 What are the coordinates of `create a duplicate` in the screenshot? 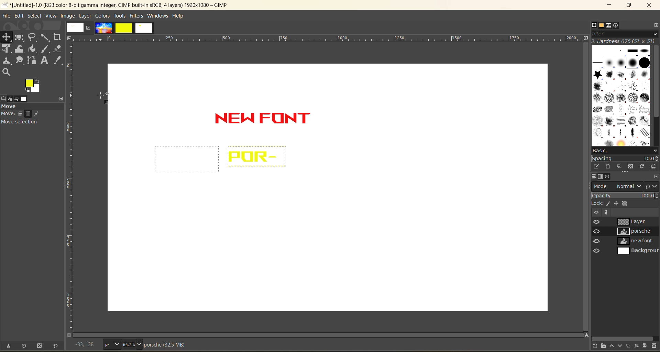 It's located at (629, 345).